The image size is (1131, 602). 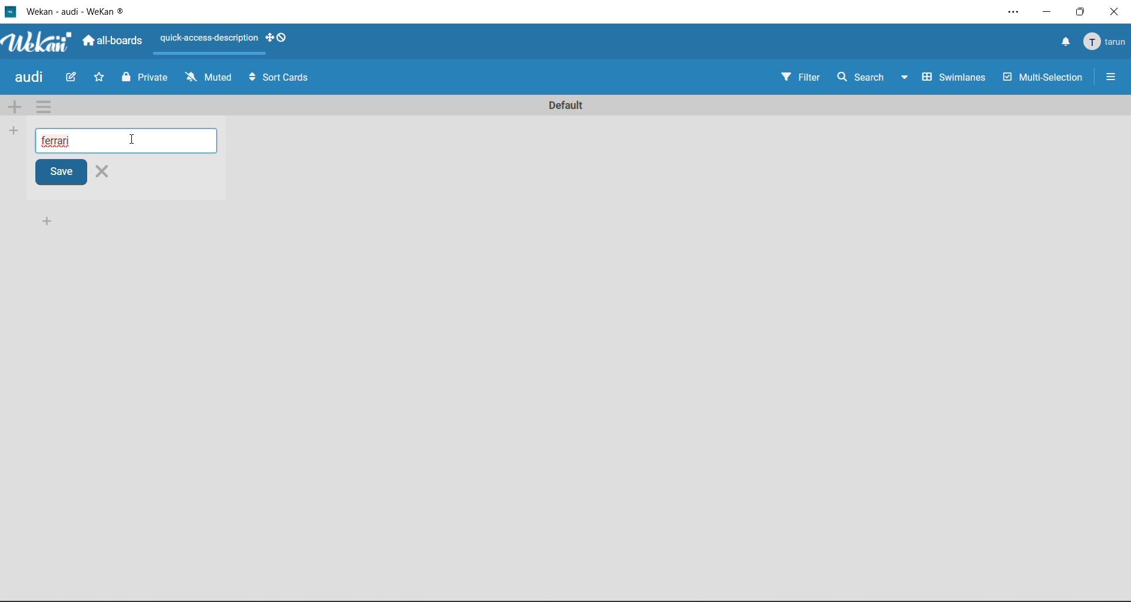 What do you see at coordinates (1116, 75) in the screenshot?
I see `More Options` at bounding box center [1116, 75].